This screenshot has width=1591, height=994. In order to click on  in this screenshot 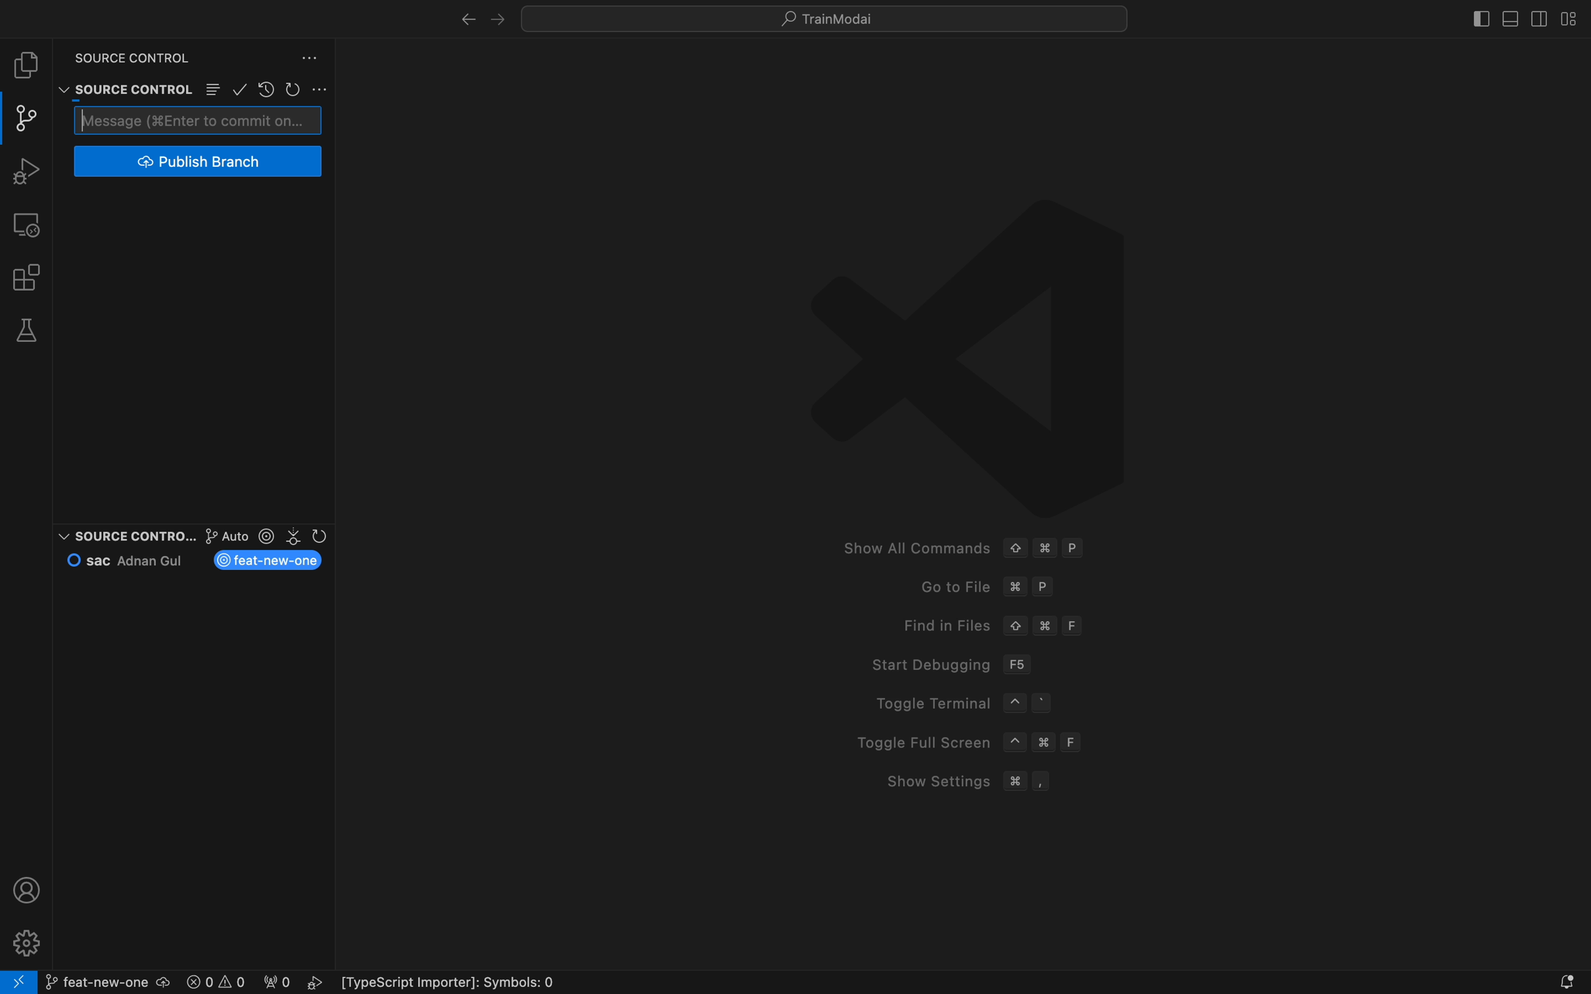, I will do `click(323, 89)`.